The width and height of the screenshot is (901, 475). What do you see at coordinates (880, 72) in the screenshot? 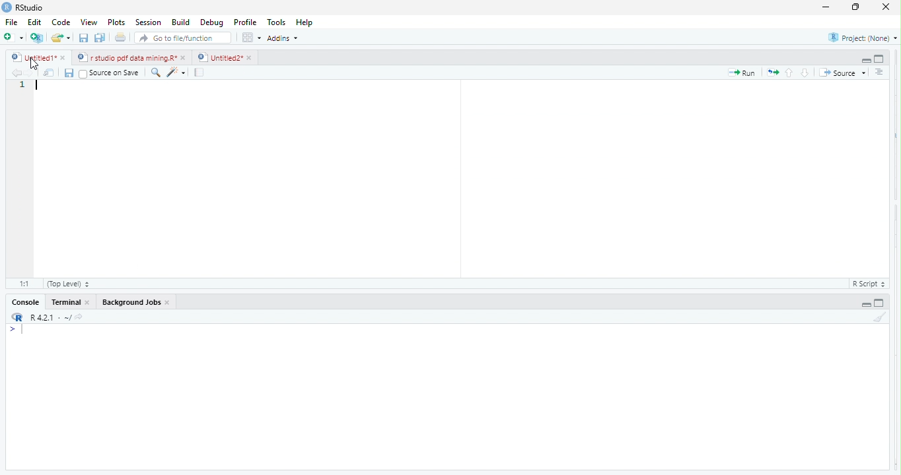
I see `show document outline` at bounding box center [880, 72].